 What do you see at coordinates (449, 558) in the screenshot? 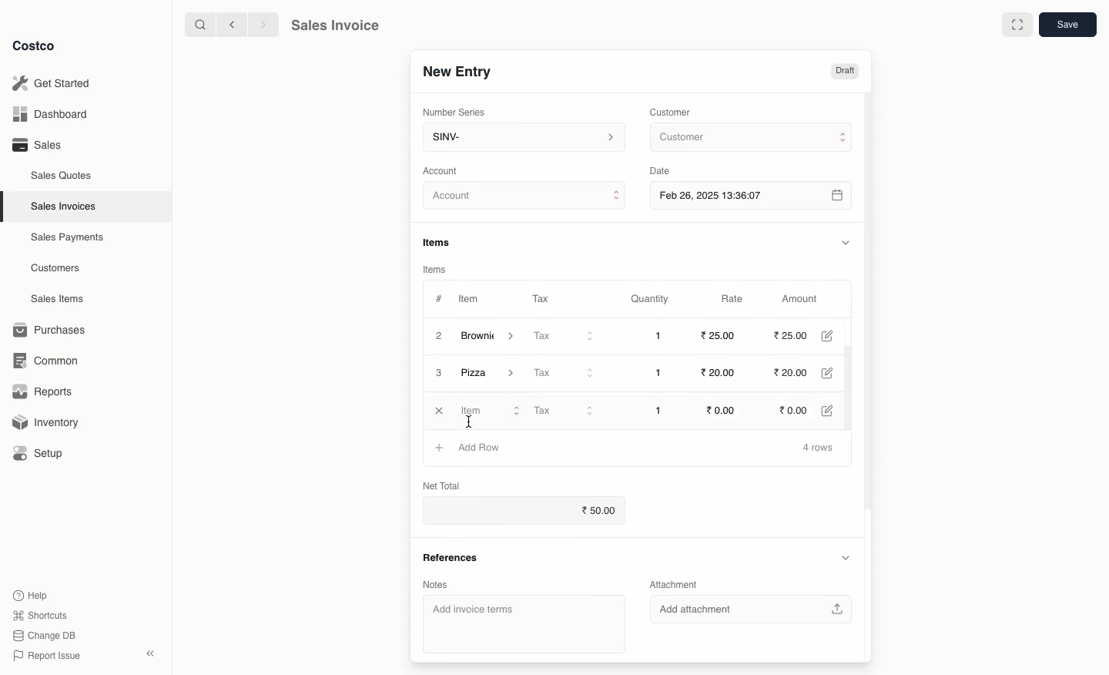
I see `References` at bounding box center [449, 558].